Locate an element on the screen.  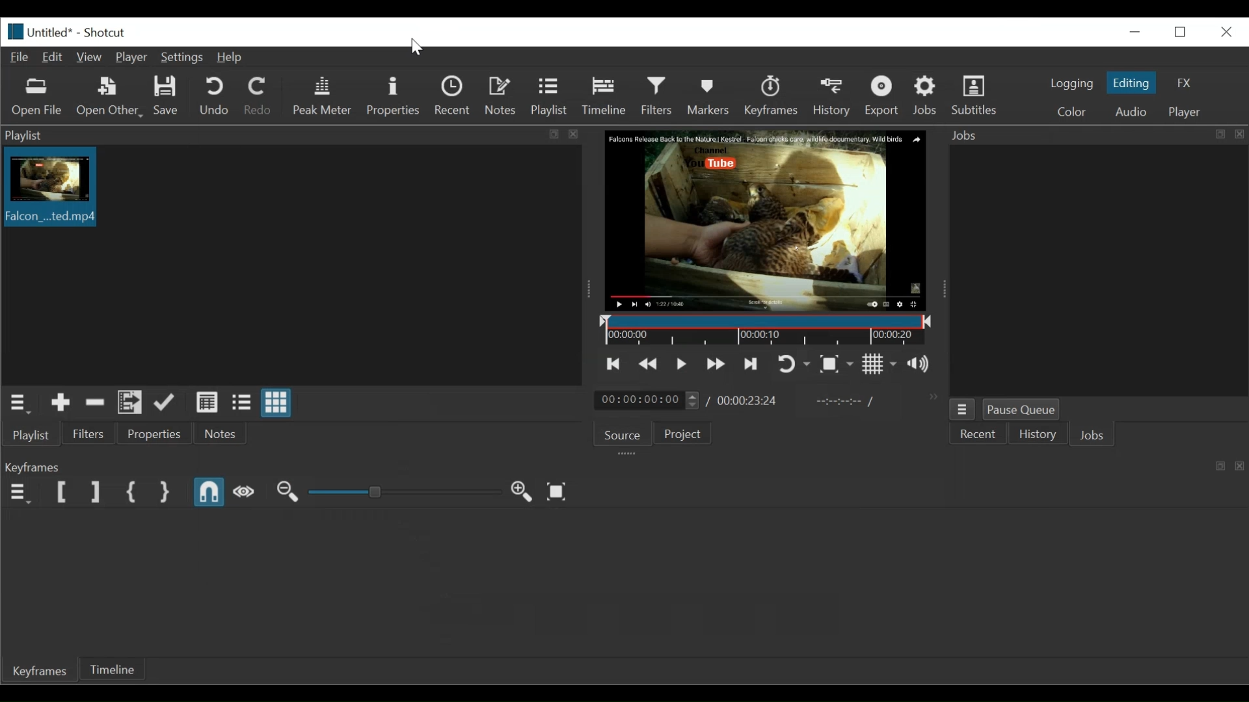
Export is located at coordinates (883, 98).